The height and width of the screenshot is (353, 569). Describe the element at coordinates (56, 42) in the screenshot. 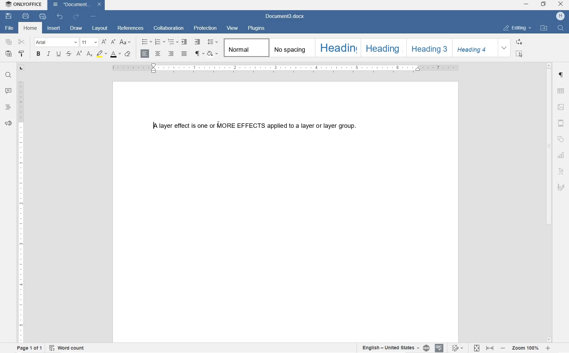

I see `FONT NAME` at that location.